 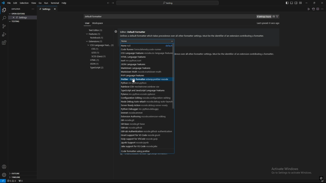 What do you see at coordinates (113, 3) in the screenshot?
I see `forward` at bounding box center [113, 3].